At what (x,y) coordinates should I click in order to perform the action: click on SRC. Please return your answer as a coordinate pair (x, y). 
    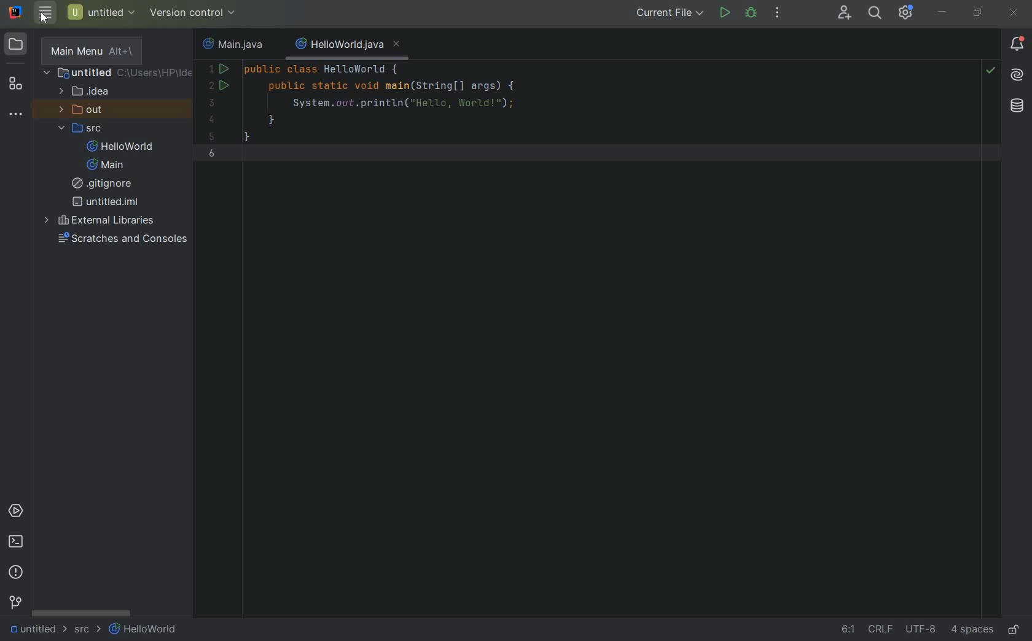
    Looking at the image, I should click on (88, 631).